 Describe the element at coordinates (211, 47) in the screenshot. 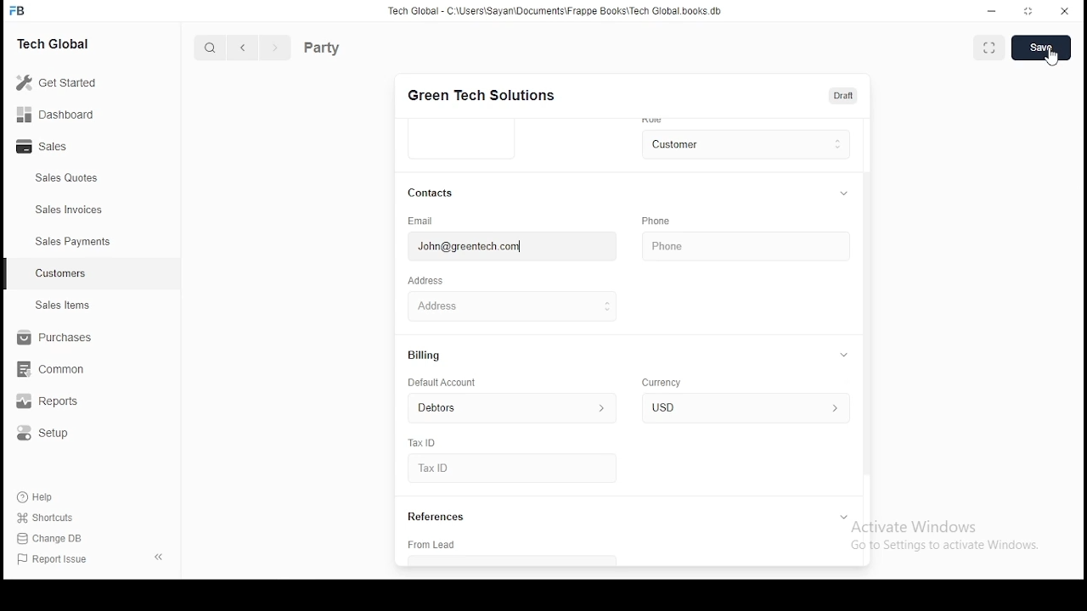

I see `search` at that location.